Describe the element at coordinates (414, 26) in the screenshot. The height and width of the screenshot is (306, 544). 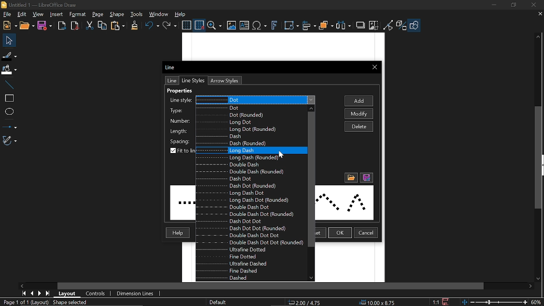
I see `Shapes` at that location.